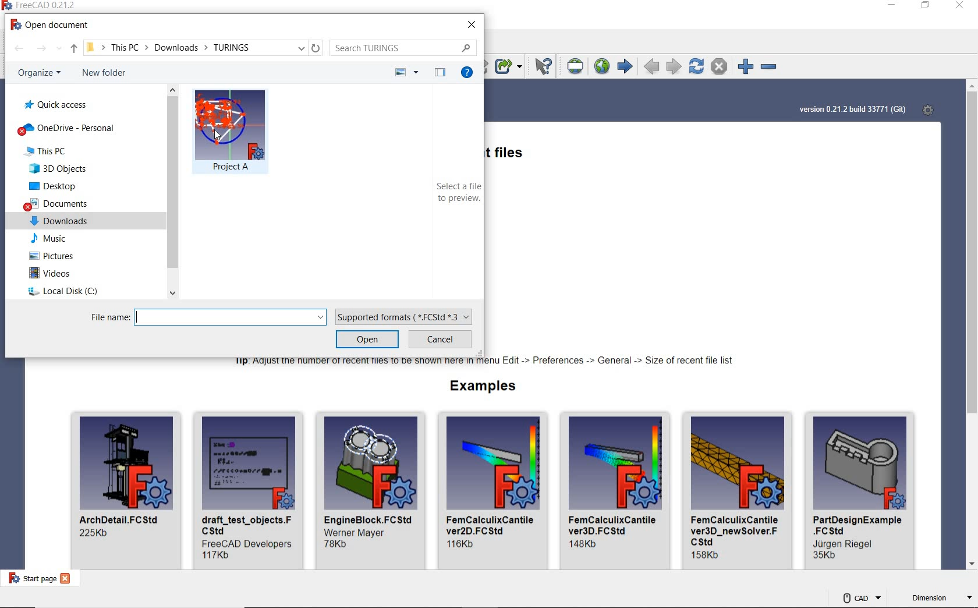 The image size is (978, 608). What do you see at coordinates (860, 464) in the screenshot?
I see `image` at bounding box center [860, 464].